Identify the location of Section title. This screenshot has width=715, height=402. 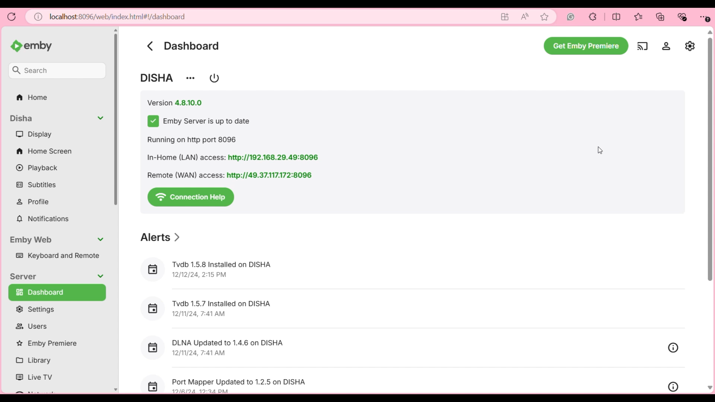
(31, 240).